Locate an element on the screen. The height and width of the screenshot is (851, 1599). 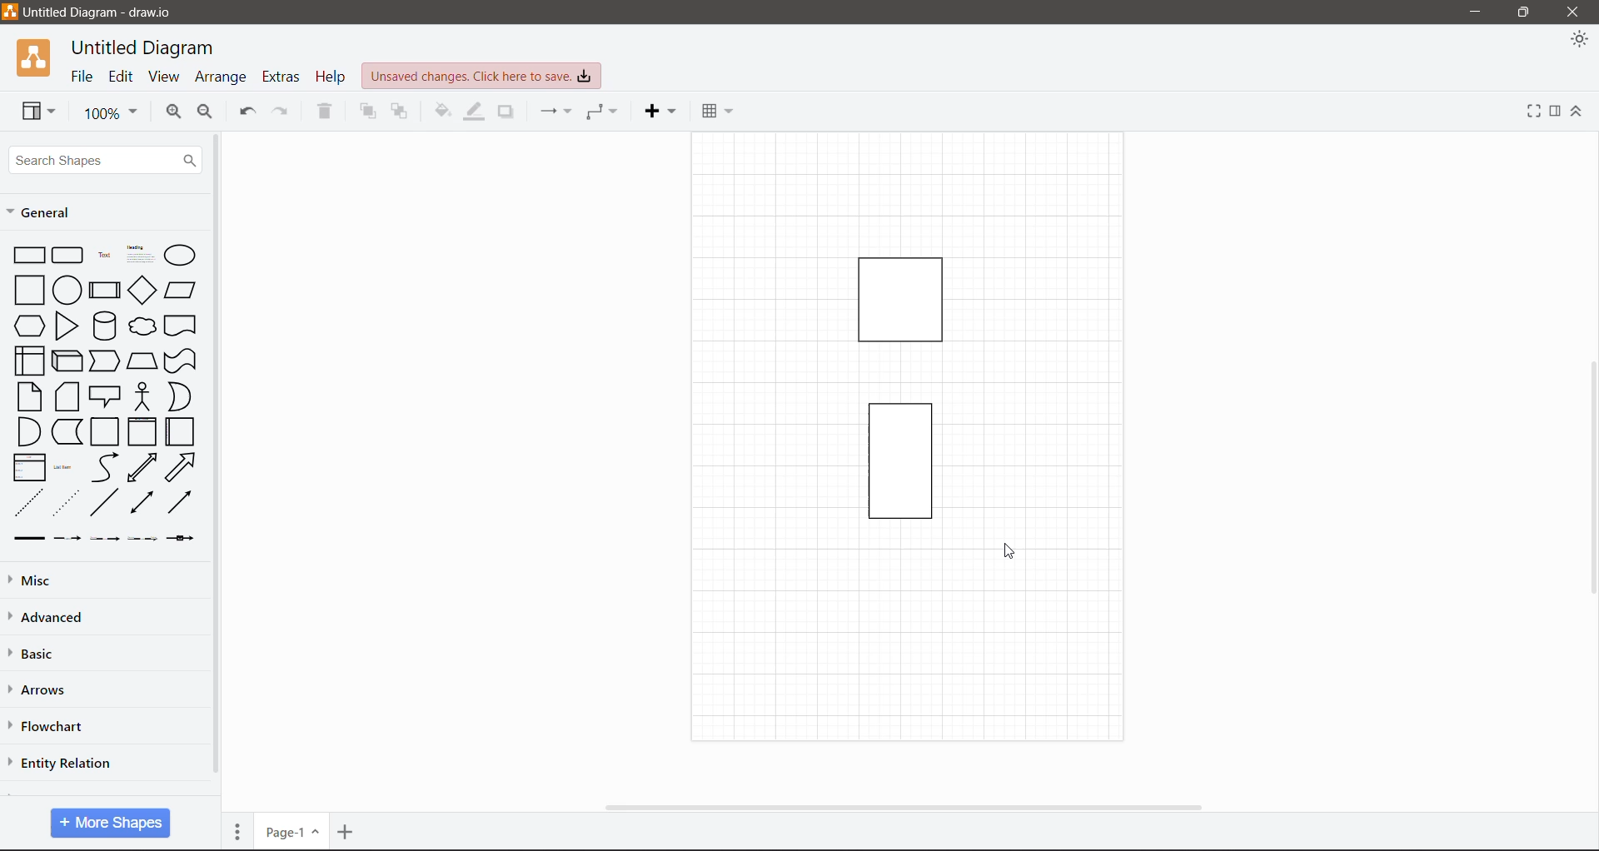
Insert is located at coordinates (660, 112).